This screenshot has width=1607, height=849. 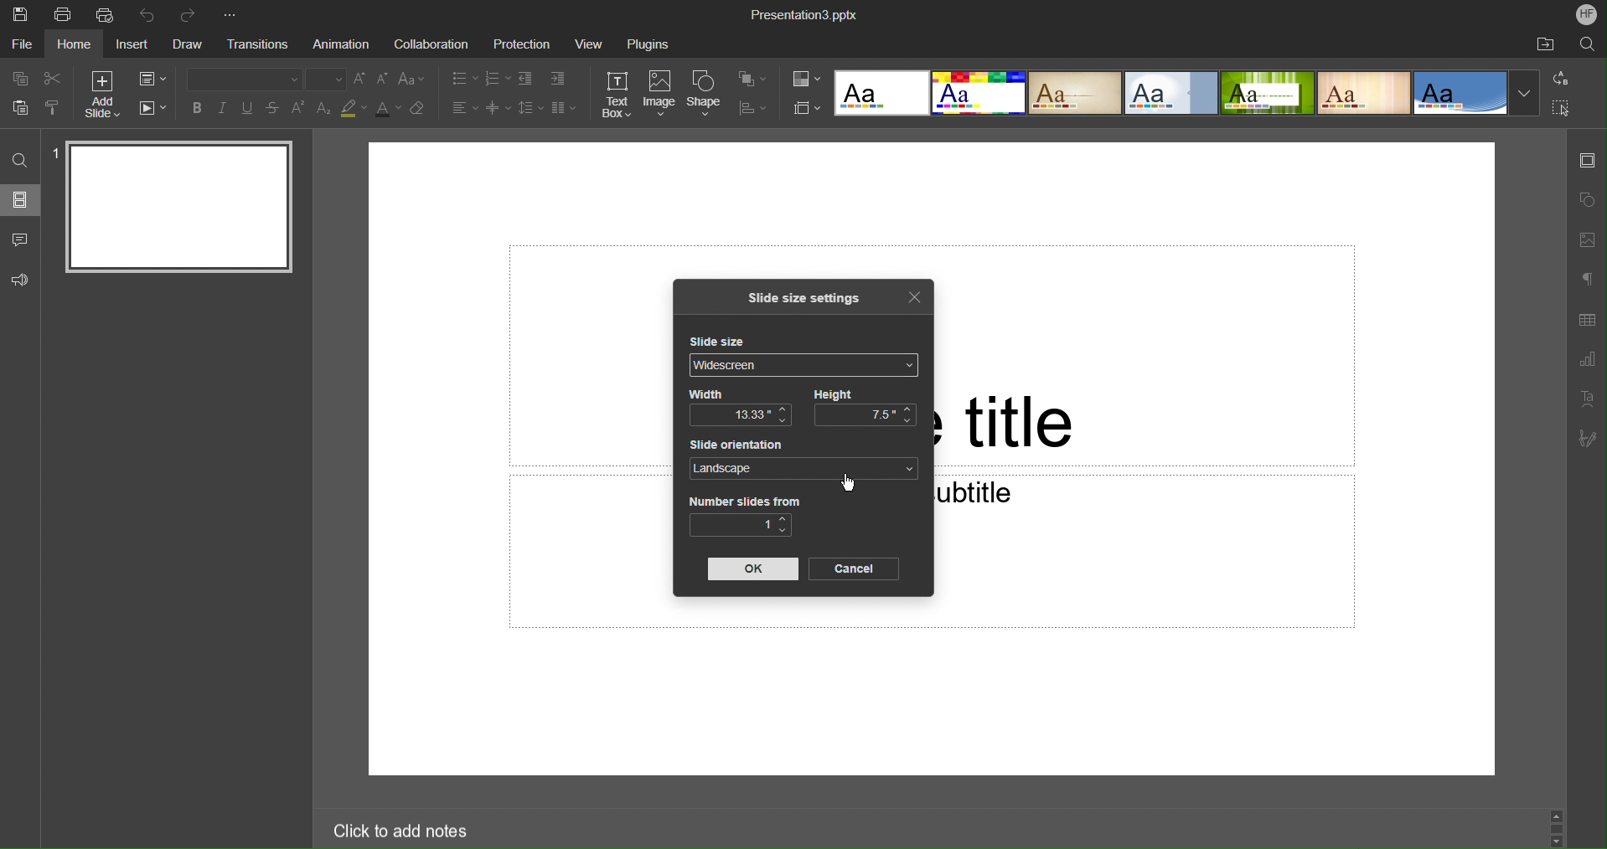 What do you see at coordinates (741, 445) in the screenshot?
I see `Slide orientation` at bounding box center [741, 445].